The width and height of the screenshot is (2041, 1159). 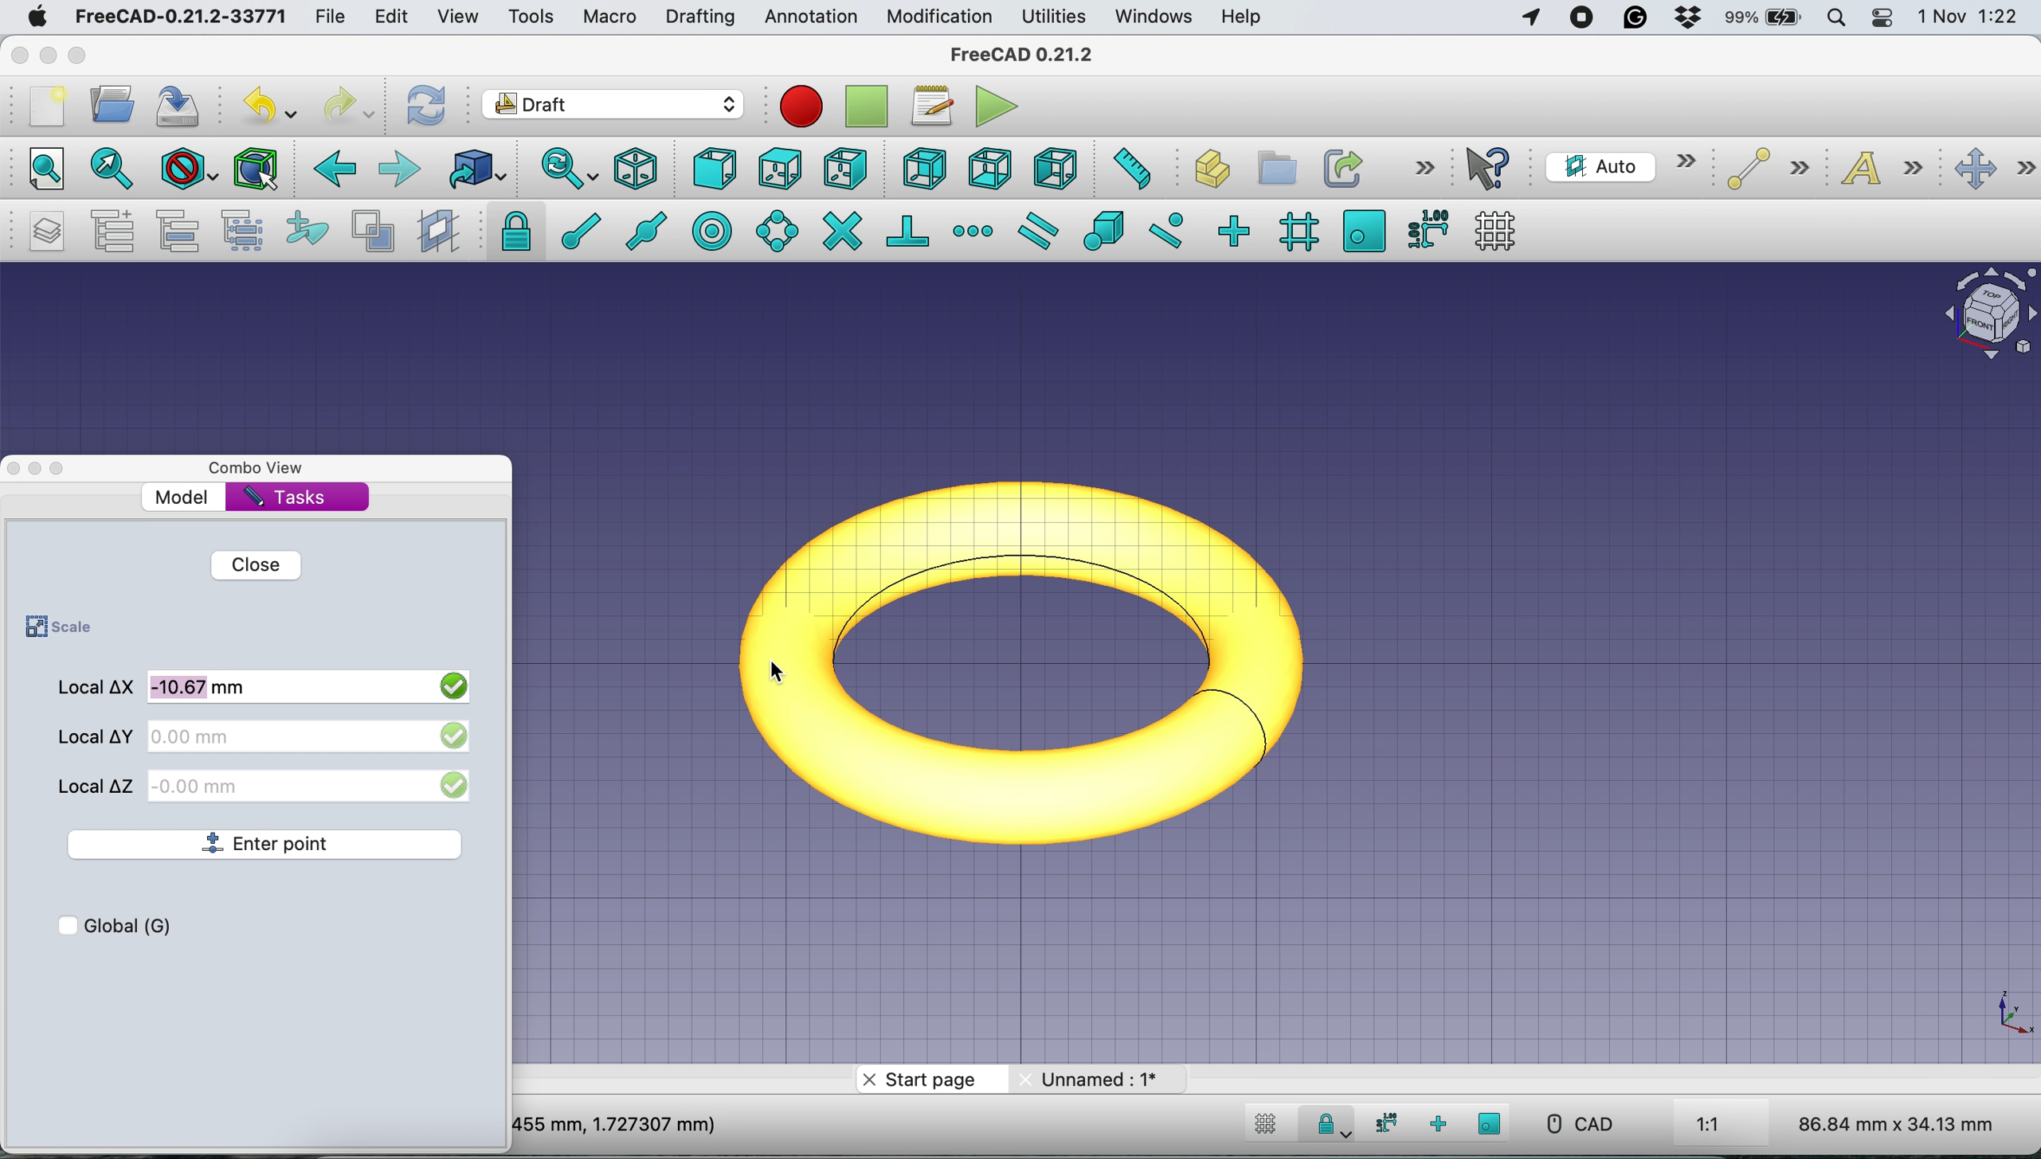 I want to click on bounding box, so click(x=257, y=170).